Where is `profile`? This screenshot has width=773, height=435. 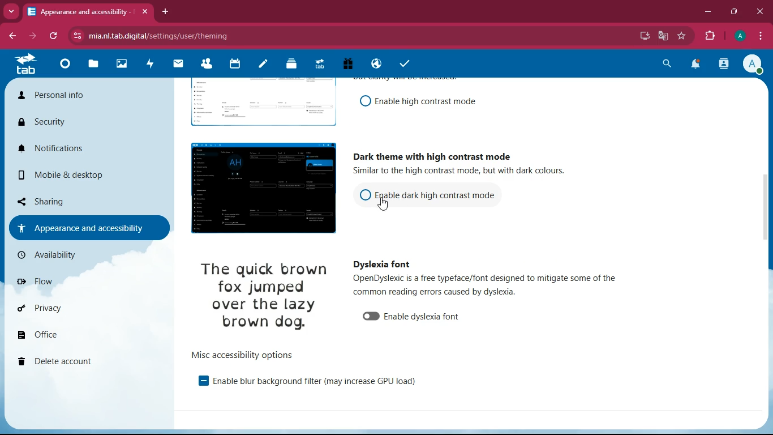
profile is located at coordinates (738, 37).